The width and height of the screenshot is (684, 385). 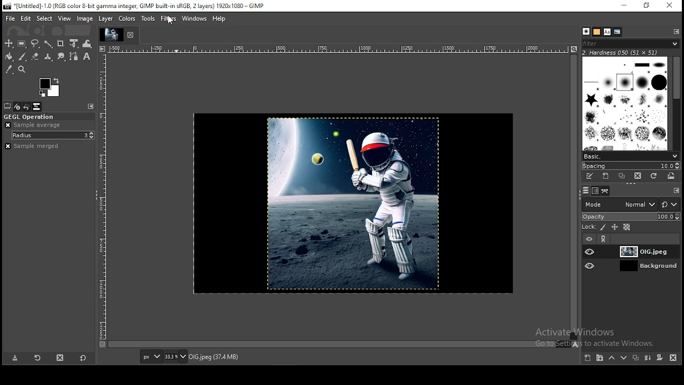 What do you see at coordinates (631, 166) in the screenshot?
I see `spacing` at bounding box center [631, 166].